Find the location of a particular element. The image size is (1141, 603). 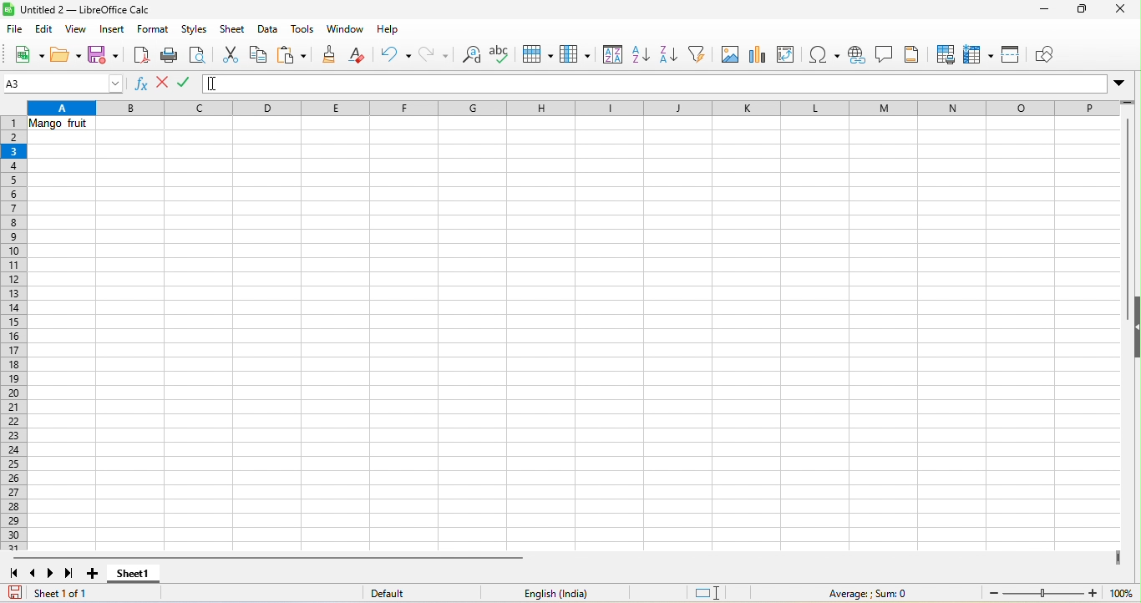

untitled 2- libreoffice calc is located at coordinates (82, 9).